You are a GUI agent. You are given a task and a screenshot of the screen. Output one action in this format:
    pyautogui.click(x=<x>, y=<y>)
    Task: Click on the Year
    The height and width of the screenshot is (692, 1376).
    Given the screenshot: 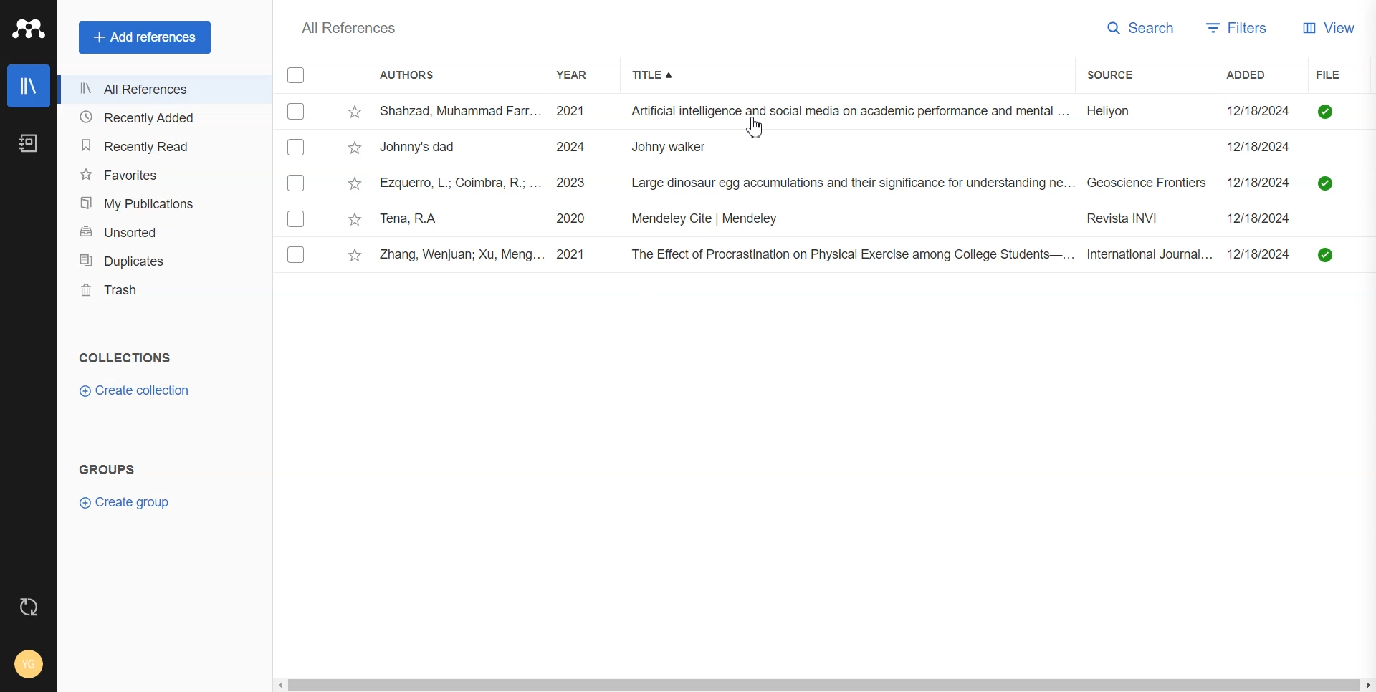 What is the action you would take?
    pyautogui.click(x=583, y=76)
    